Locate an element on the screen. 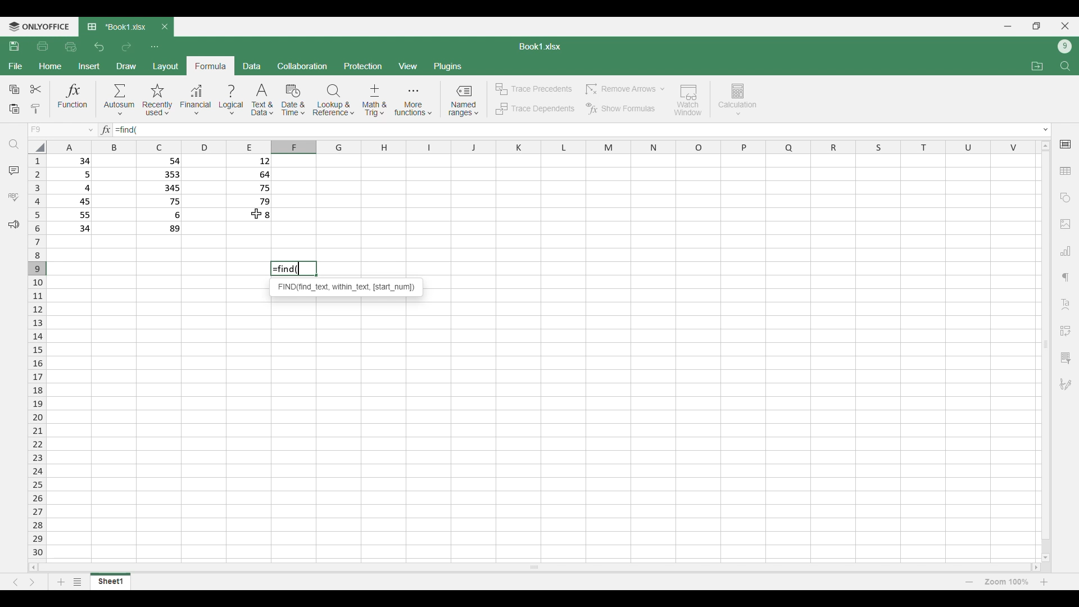 This screenshot has width=1079, height=607. Plugins menu is located at coordinates (448, 66).